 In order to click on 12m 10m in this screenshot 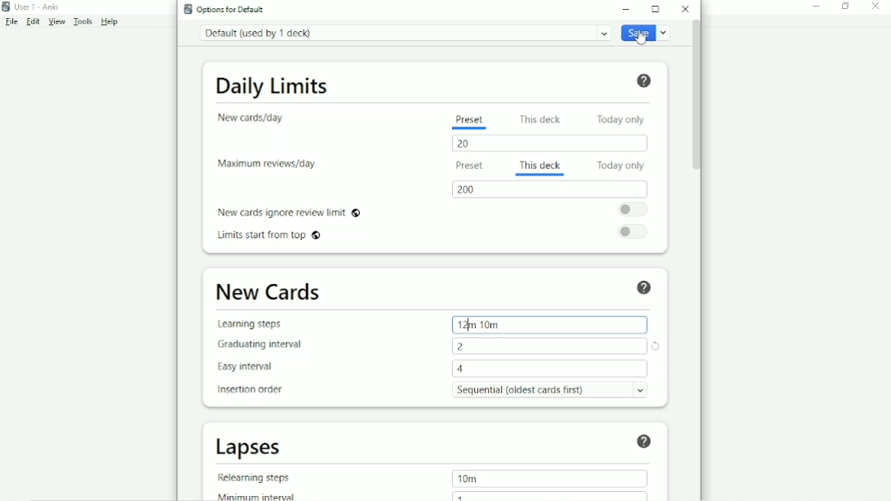, I will do `click(480, 325)`.